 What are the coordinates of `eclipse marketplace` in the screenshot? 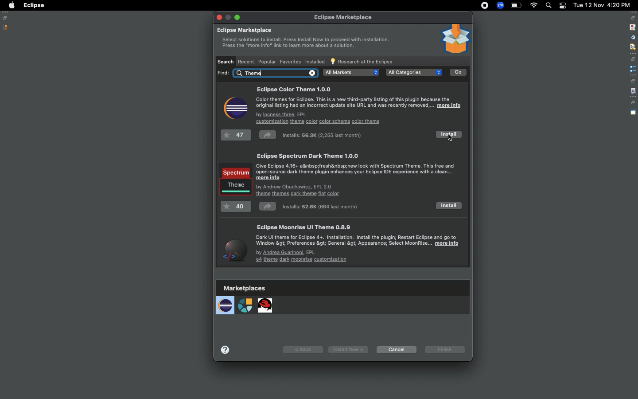 It's located at (344, 18).